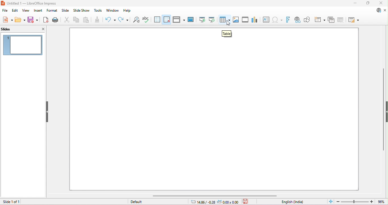  What do you see at coordinates (146, 20) in the screenshot?
I see `spelling` at bounding box center [146, 20].